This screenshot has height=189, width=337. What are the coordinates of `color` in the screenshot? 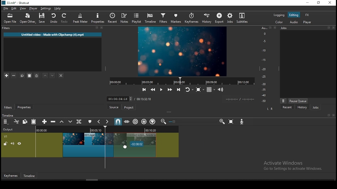 It's located at (279, 22).